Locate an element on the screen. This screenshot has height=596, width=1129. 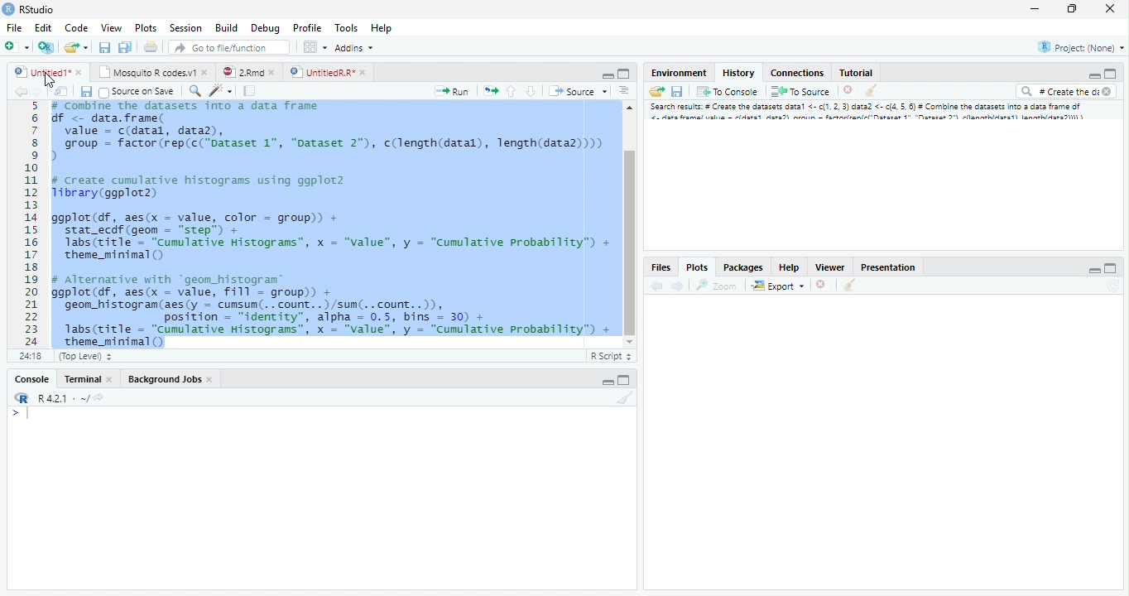
Source on Save is located at coordinates (137, 93).